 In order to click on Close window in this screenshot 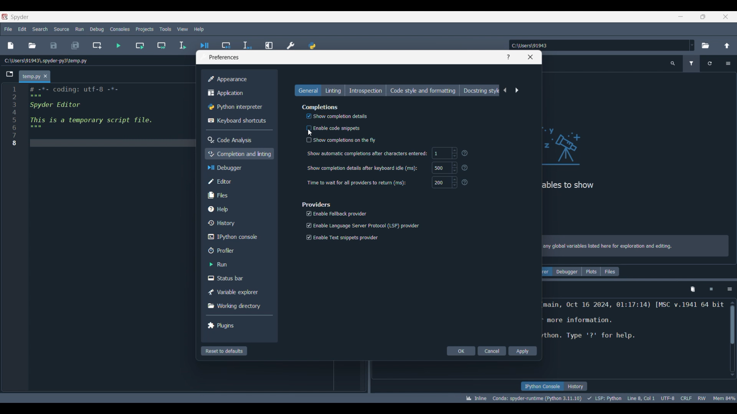, I will do `click(530, 57)`.